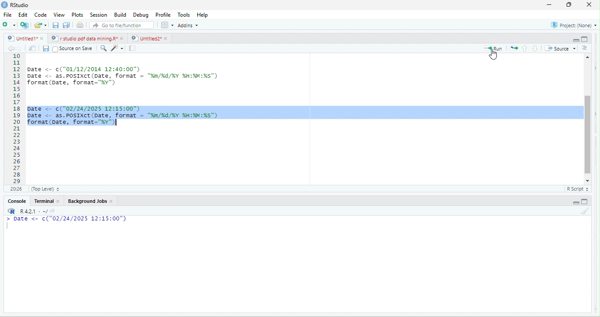  I want to click on show in new window, so click(33, 48).